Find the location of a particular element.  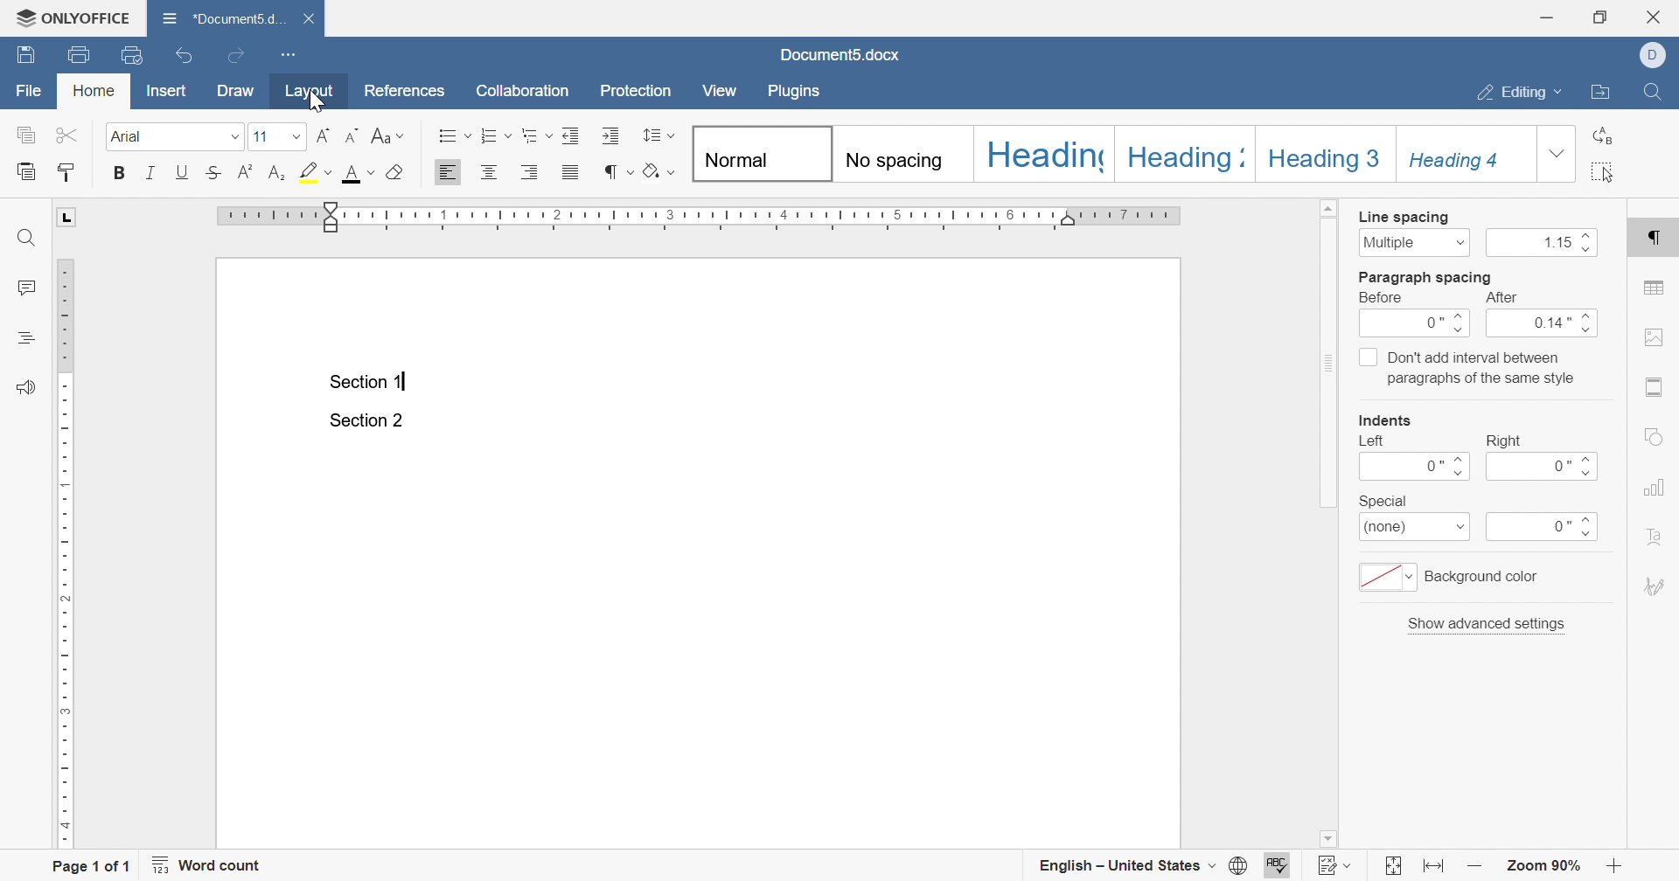

1.15 is located at coordinates (1545, 244).